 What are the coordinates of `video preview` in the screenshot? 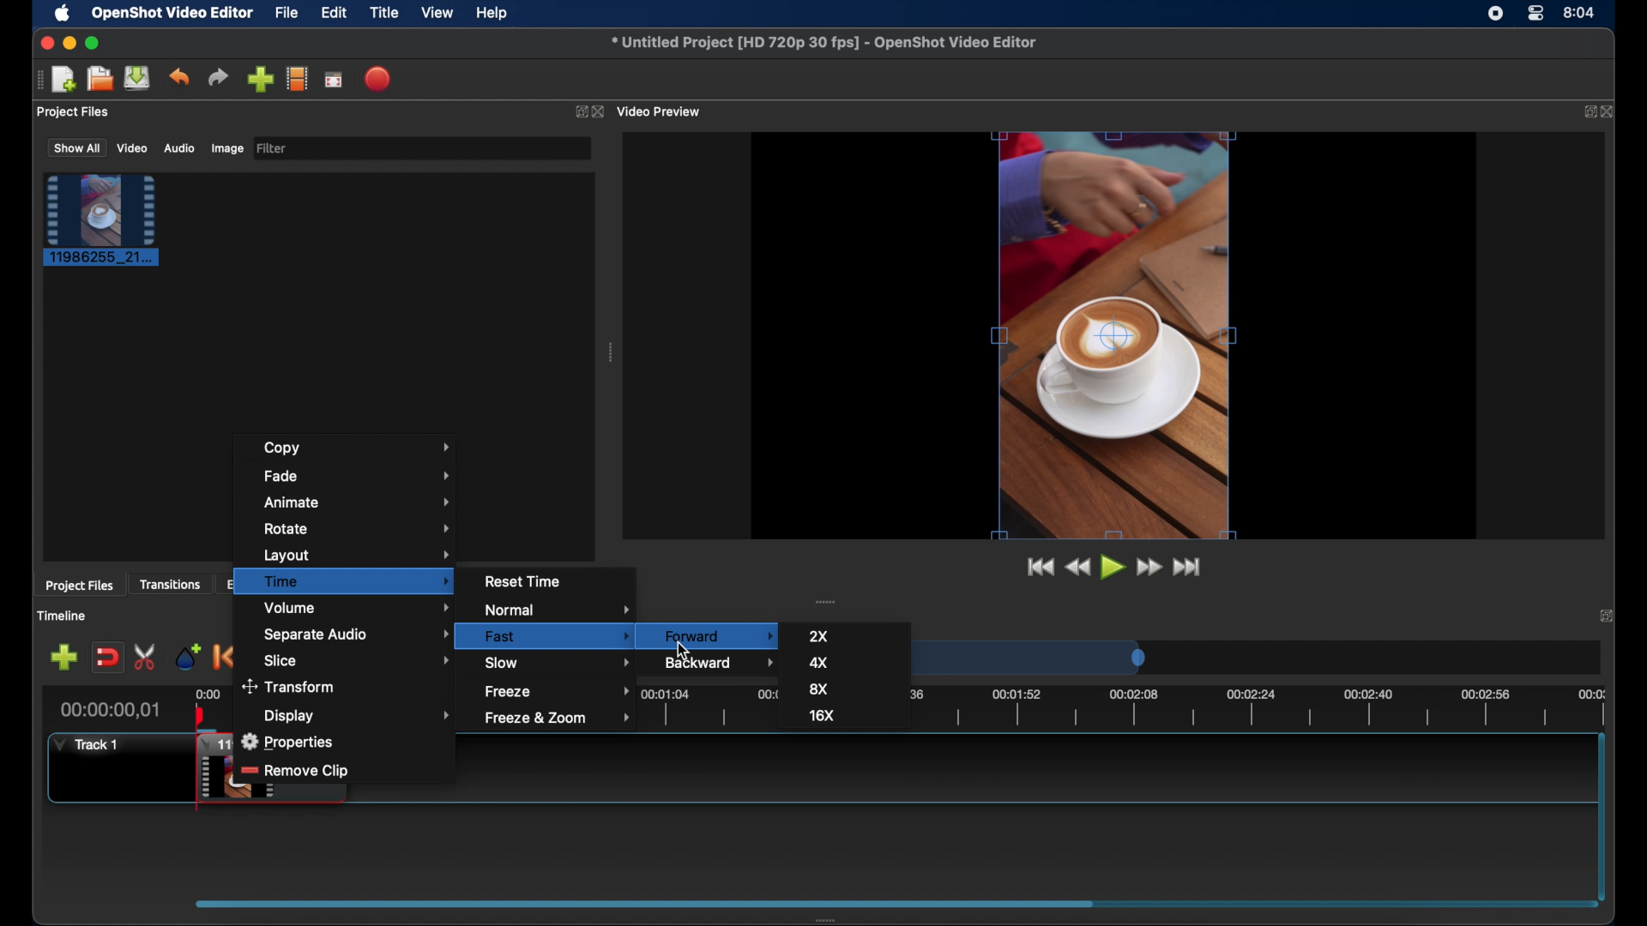 It's located at (1115, 335).